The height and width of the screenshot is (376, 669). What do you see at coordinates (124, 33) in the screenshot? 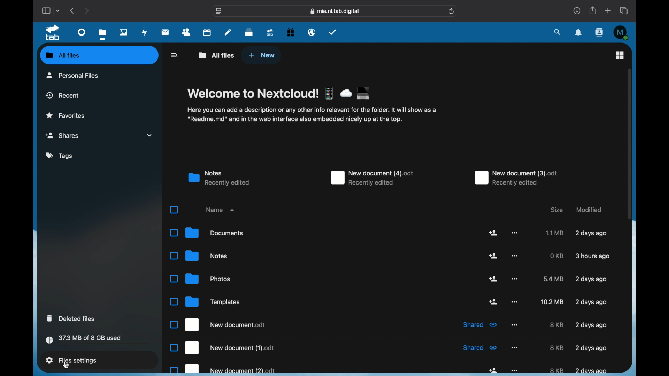
I see `photos` at bounding box center [124, 33].